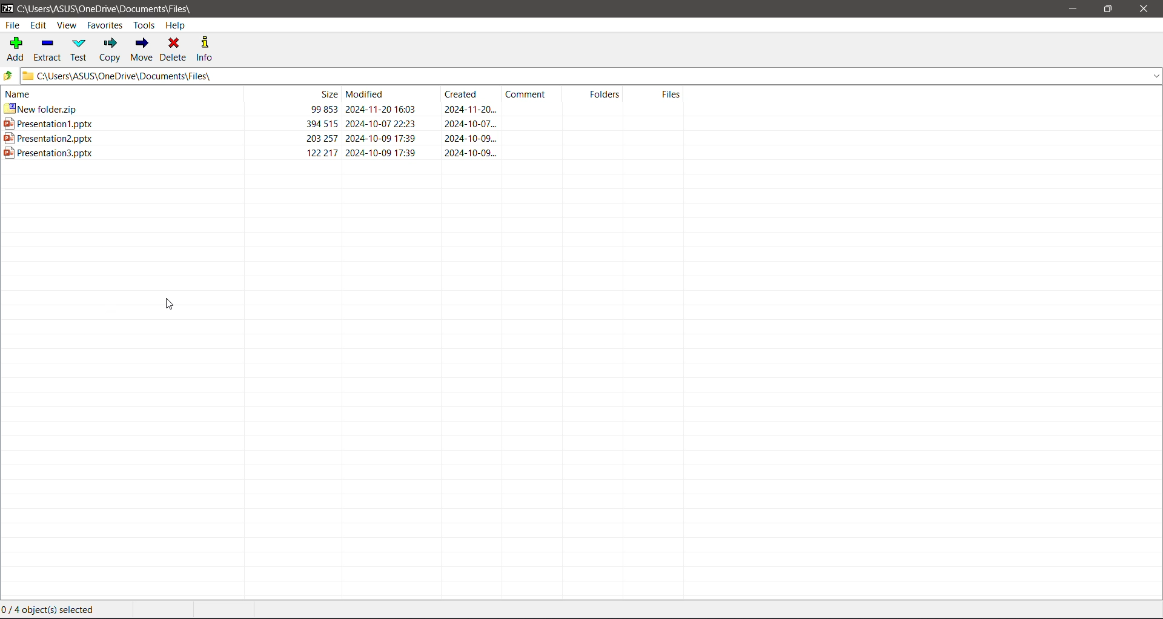 The image size is (1163, 619). I want to click on folders, so click(593, 93).